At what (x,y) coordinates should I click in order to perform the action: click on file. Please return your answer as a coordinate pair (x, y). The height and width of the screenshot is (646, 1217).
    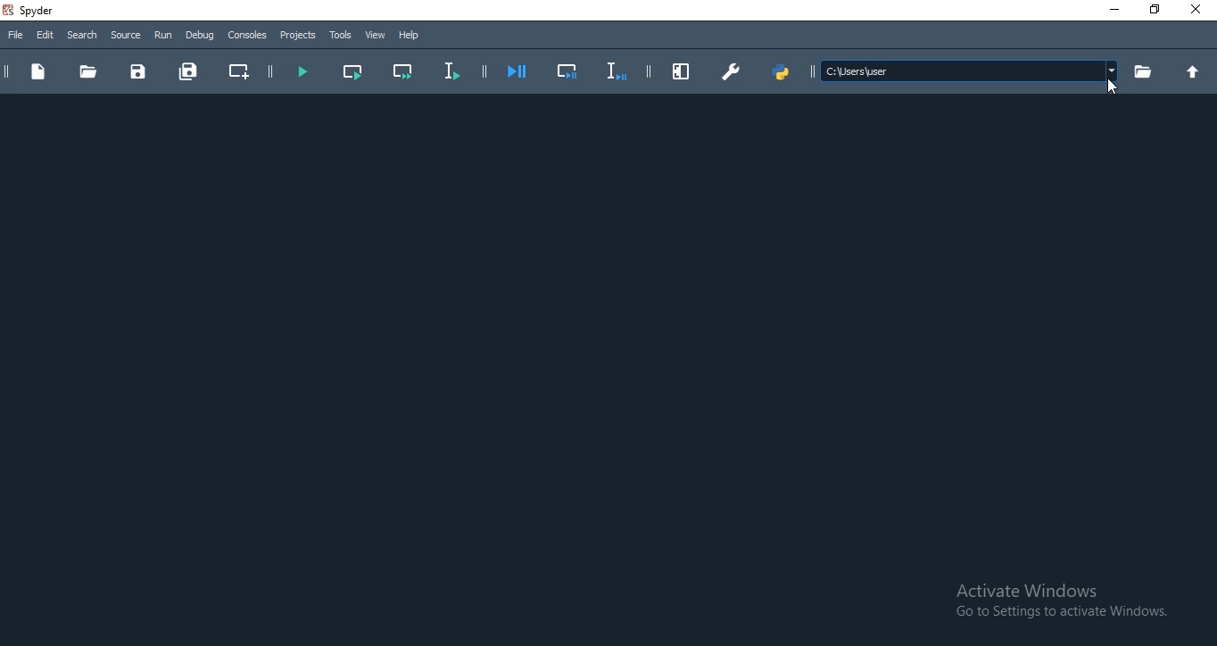
    Looking at the image, I should click on (17, 37).